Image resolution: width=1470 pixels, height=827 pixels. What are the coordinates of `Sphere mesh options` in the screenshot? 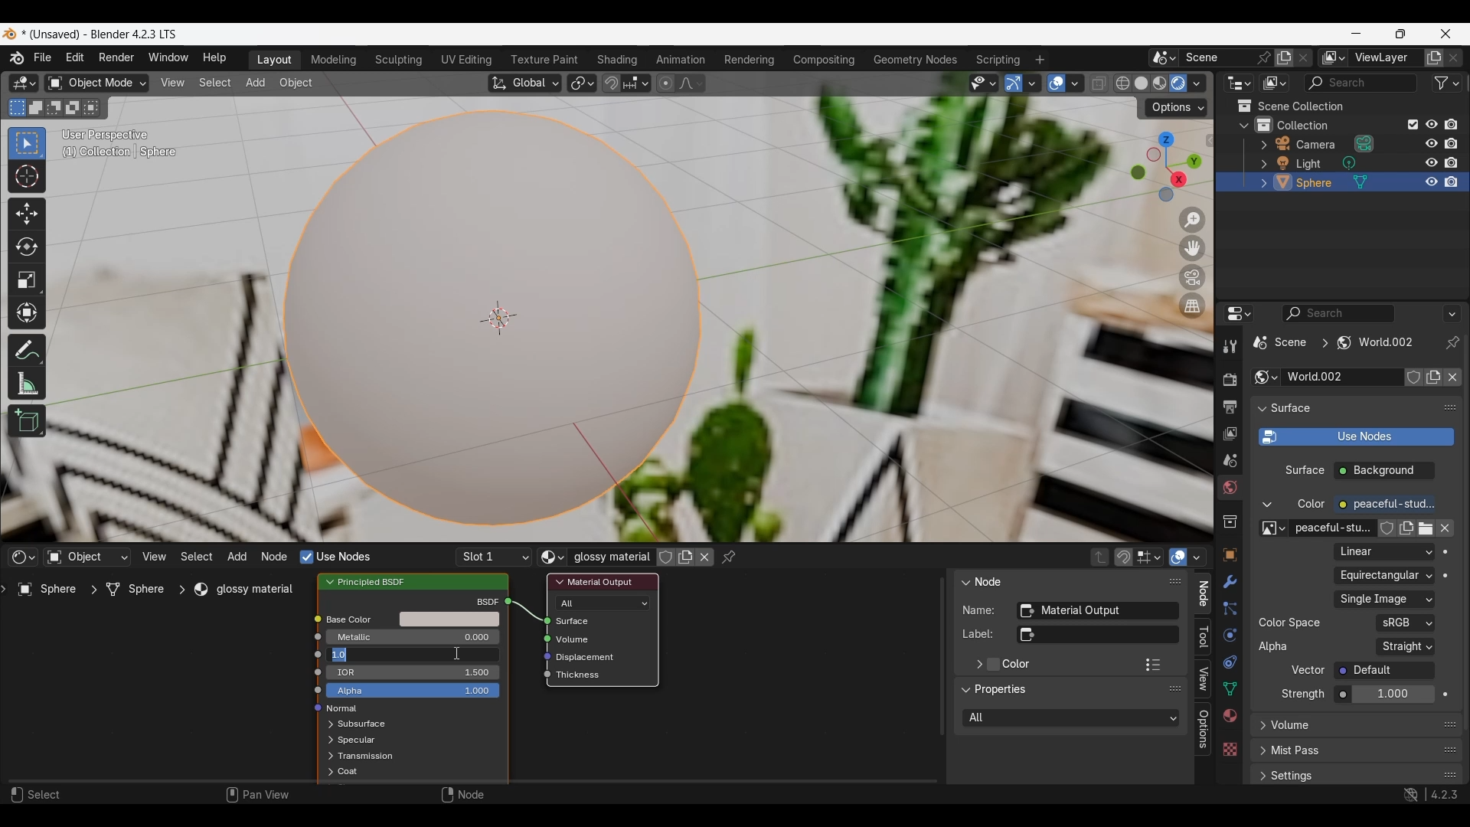 It's located at (1361, 181).